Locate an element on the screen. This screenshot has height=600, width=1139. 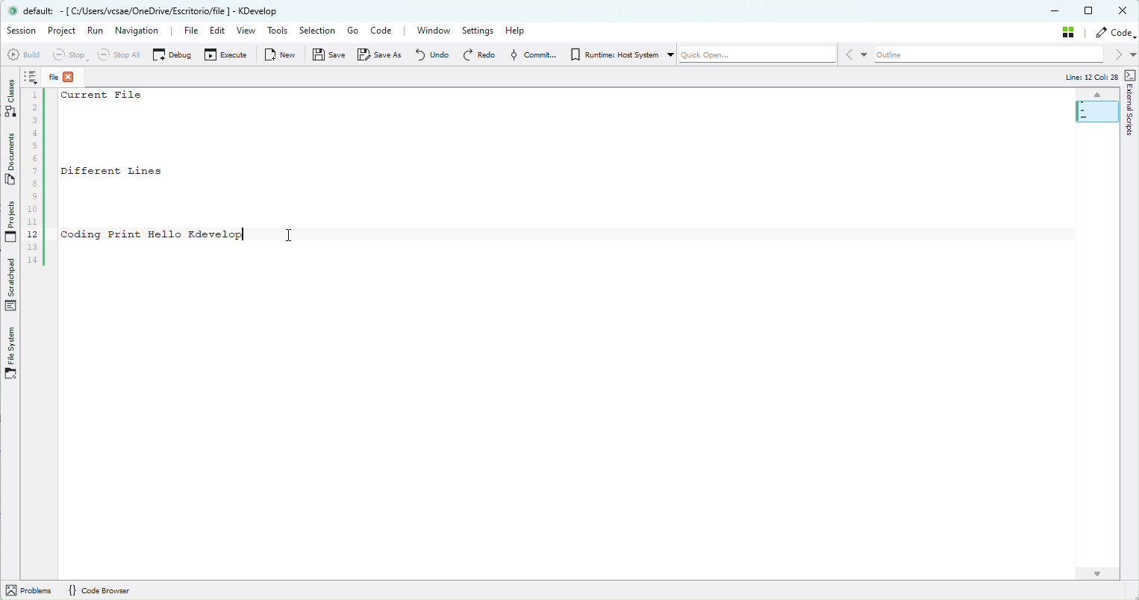
Debug is located at coordinates (172, 55).